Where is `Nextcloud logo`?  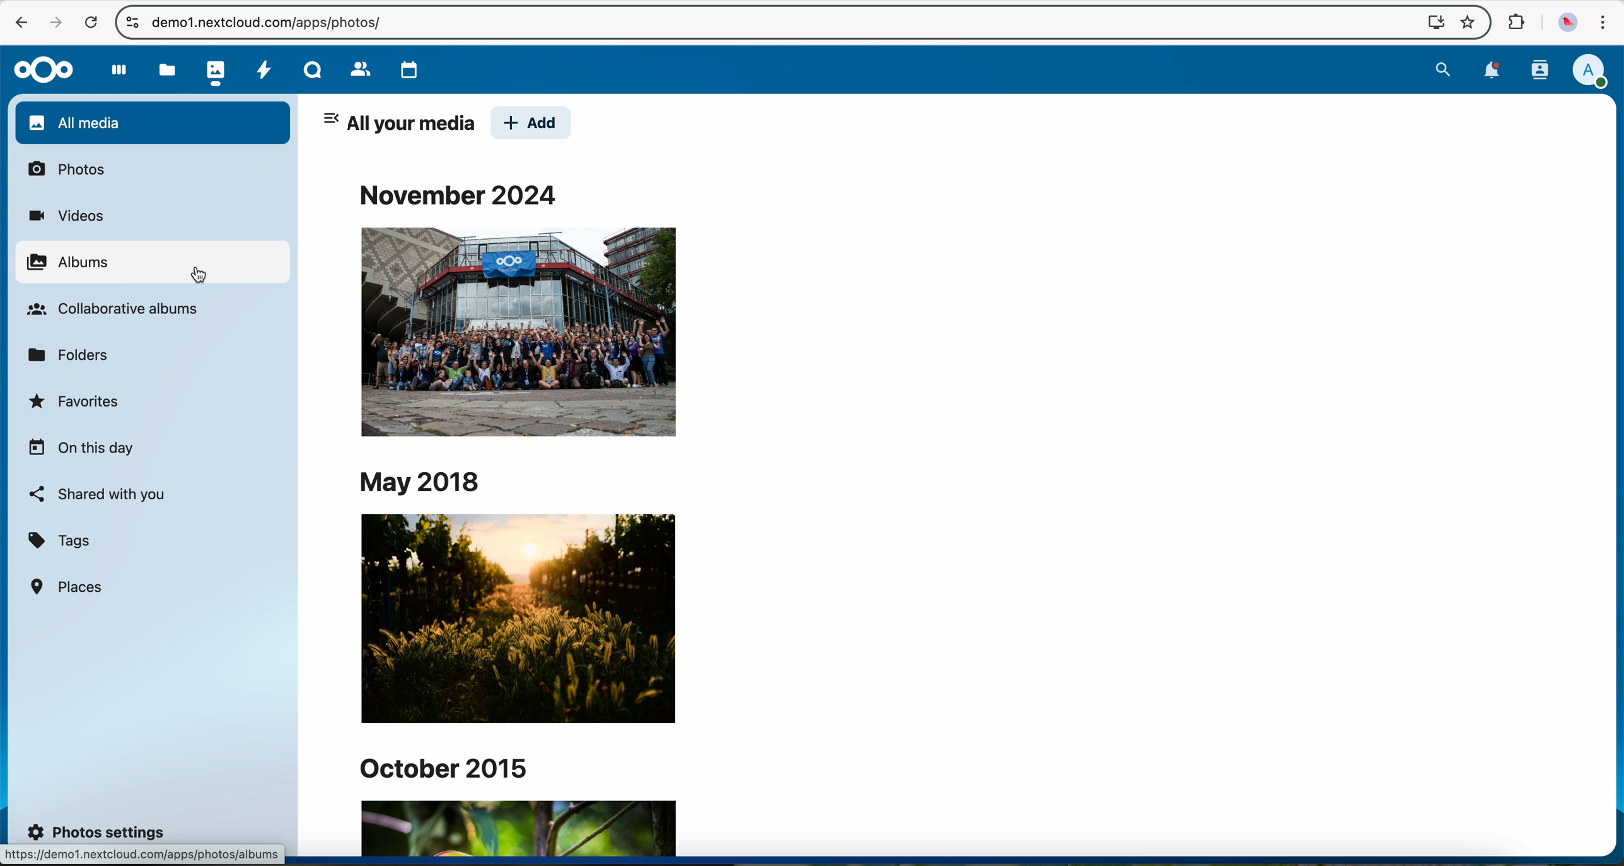 Nextcloud logo is located at coordinates (38, 69).